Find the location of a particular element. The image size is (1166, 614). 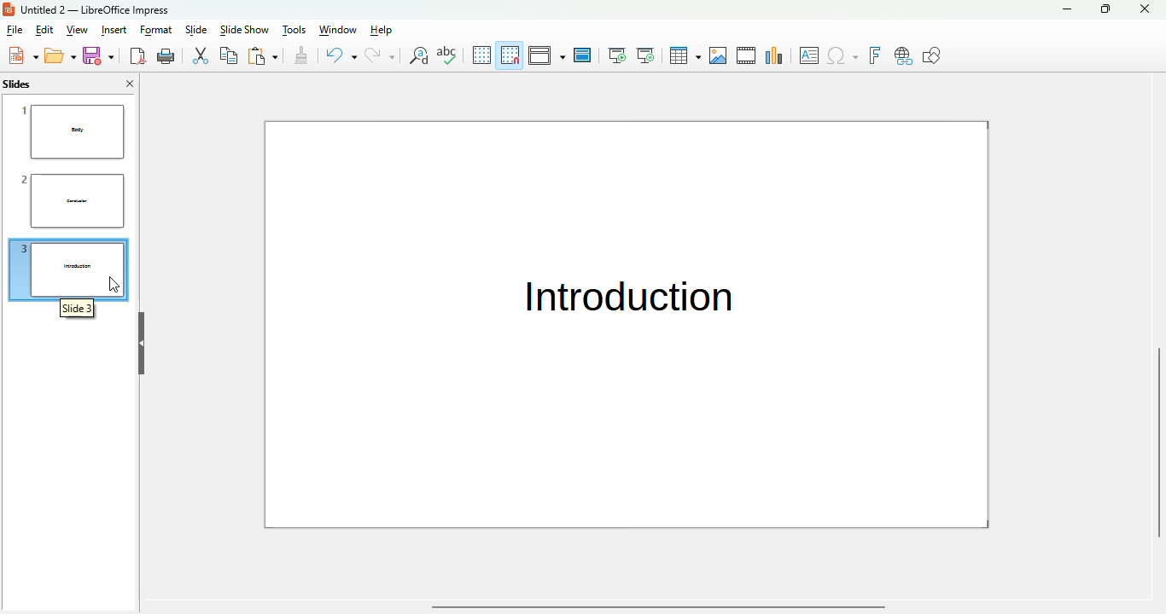

start from current slide is located at coordinates (645, 55).